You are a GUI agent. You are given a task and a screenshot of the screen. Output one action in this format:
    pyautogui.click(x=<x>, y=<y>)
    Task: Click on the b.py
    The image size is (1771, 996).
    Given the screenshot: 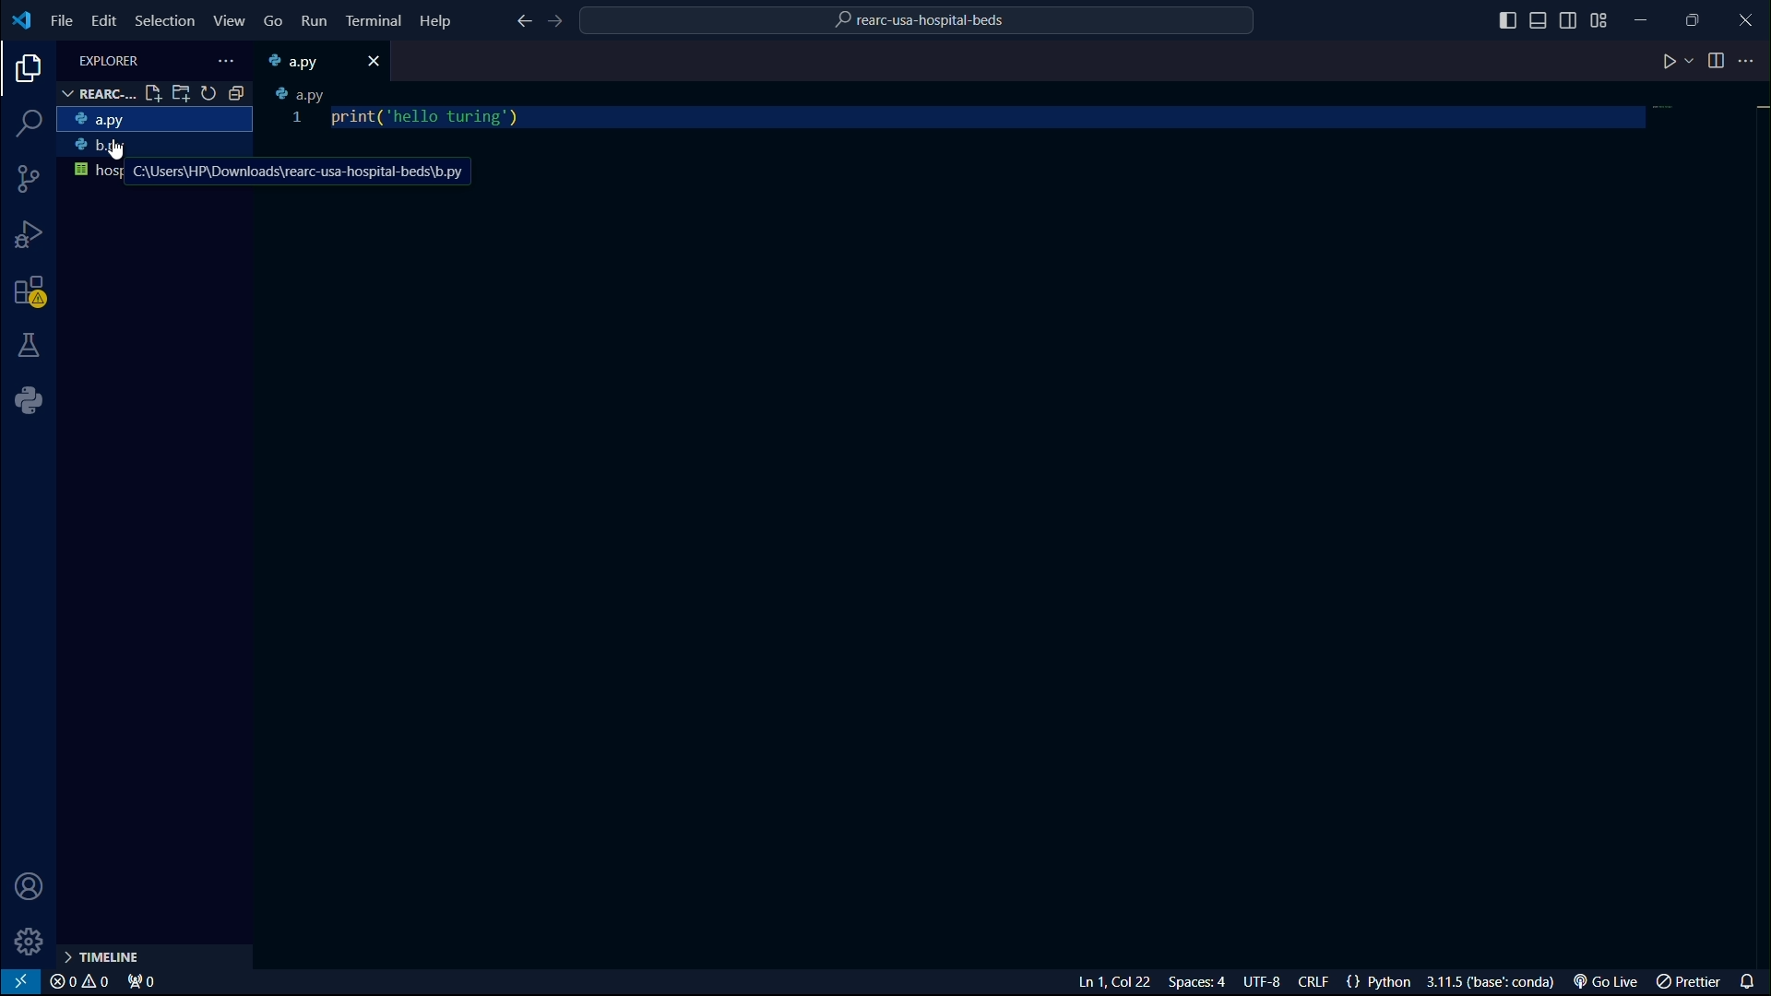 What is the action you would take?
    pyautogui.click(x=152, y=148)
    